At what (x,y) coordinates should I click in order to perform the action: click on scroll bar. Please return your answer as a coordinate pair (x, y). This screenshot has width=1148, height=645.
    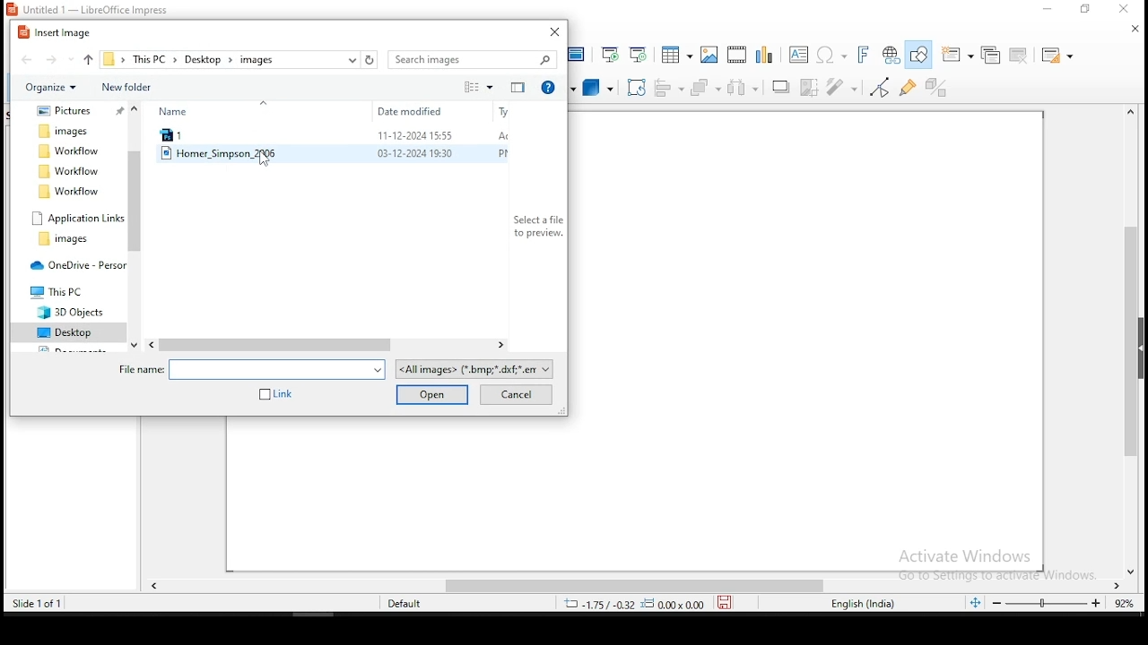
    Looking at the image, I should click on (288, 345).